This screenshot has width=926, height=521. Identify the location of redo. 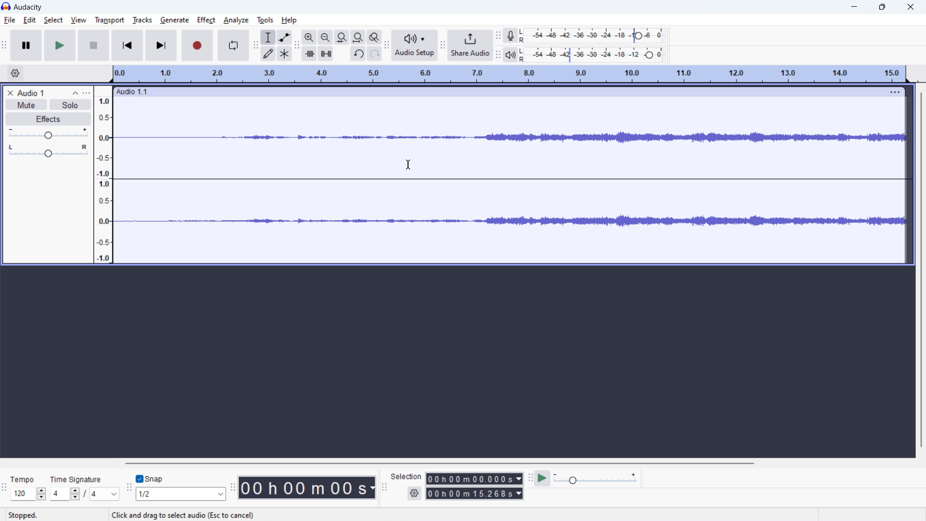
(374, 54).